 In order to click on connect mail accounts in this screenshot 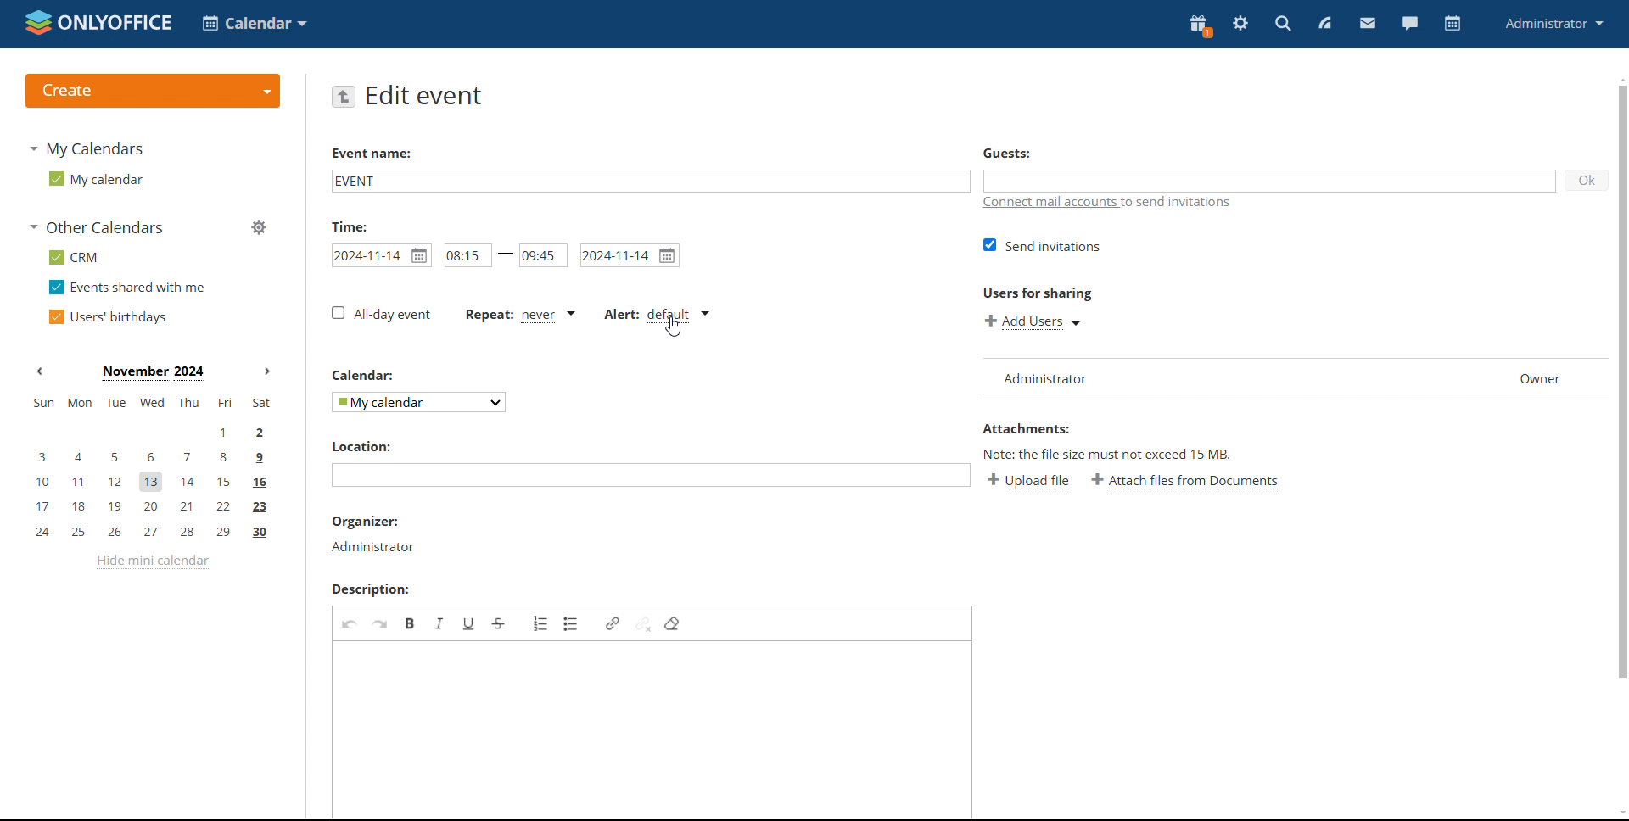, I will do `click(1114, 203)`.